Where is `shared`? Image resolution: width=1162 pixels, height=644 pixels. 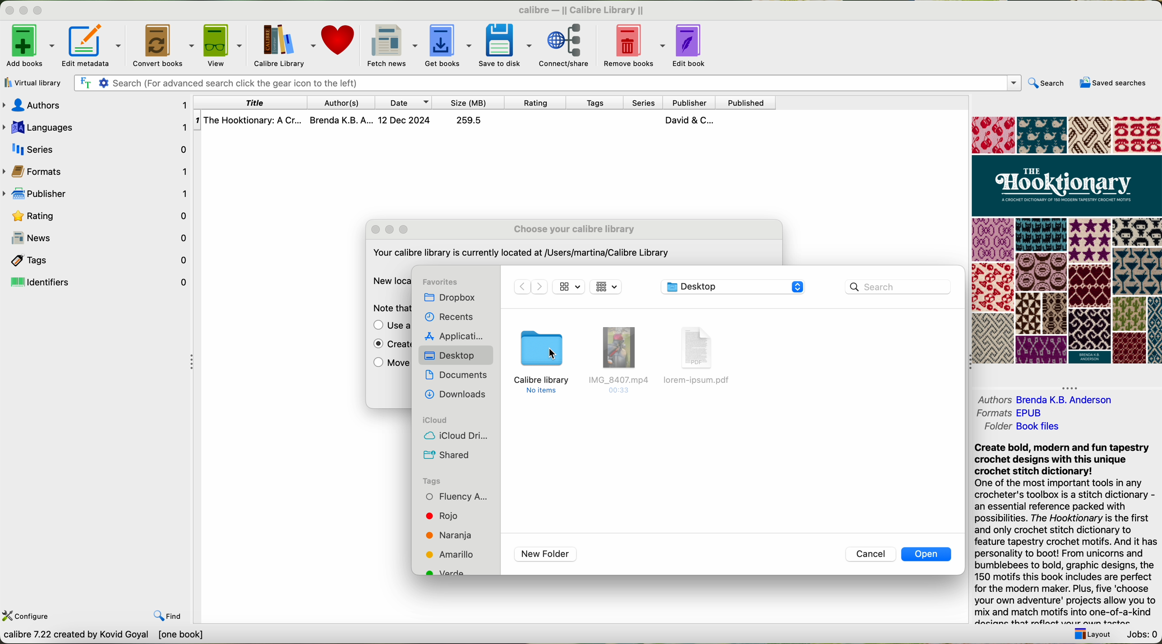
shared is located at coordinates (446, 456).